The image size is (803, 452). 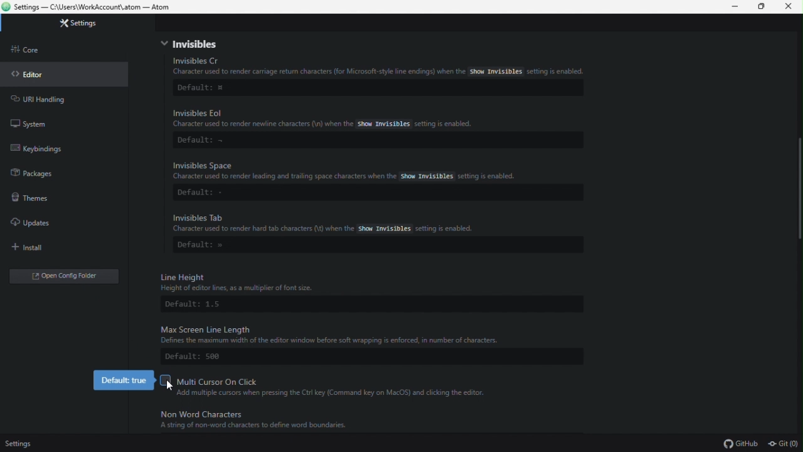 I want to click on Non Word Characters
A string of non-word characters to define word boundaries., so click(x=301, y=422).